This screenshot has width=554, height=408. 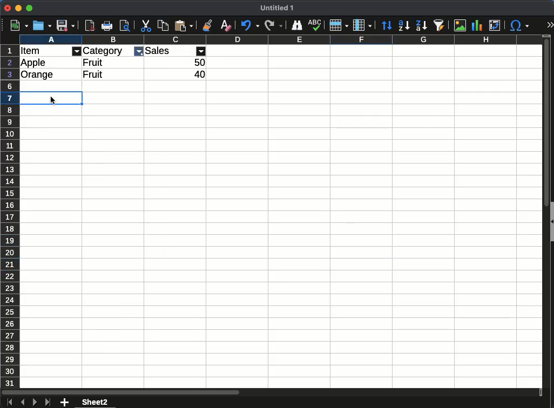 I want to click on chart, so click(x=479, y=25).